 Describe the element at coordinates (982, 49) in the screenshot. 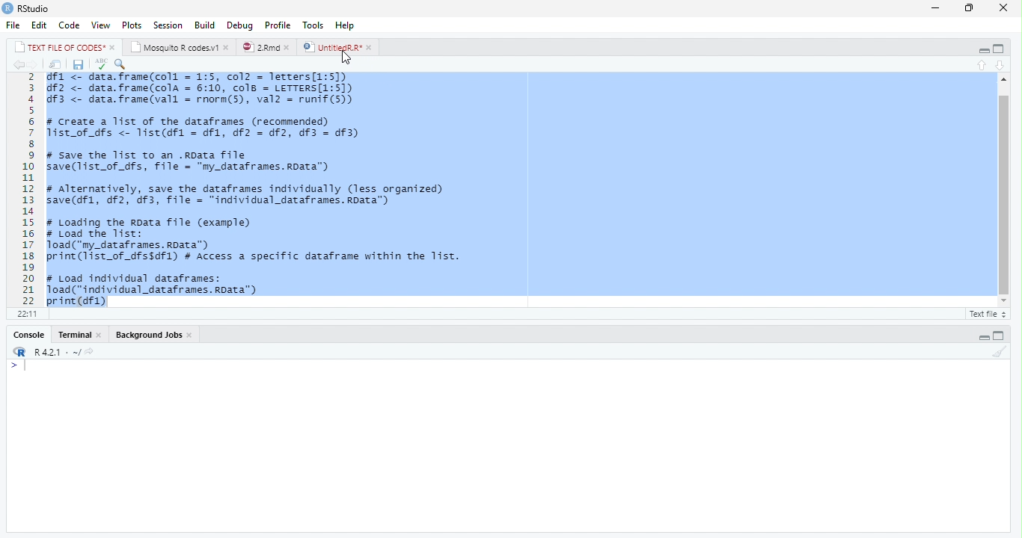

I see `Hide` at that location.